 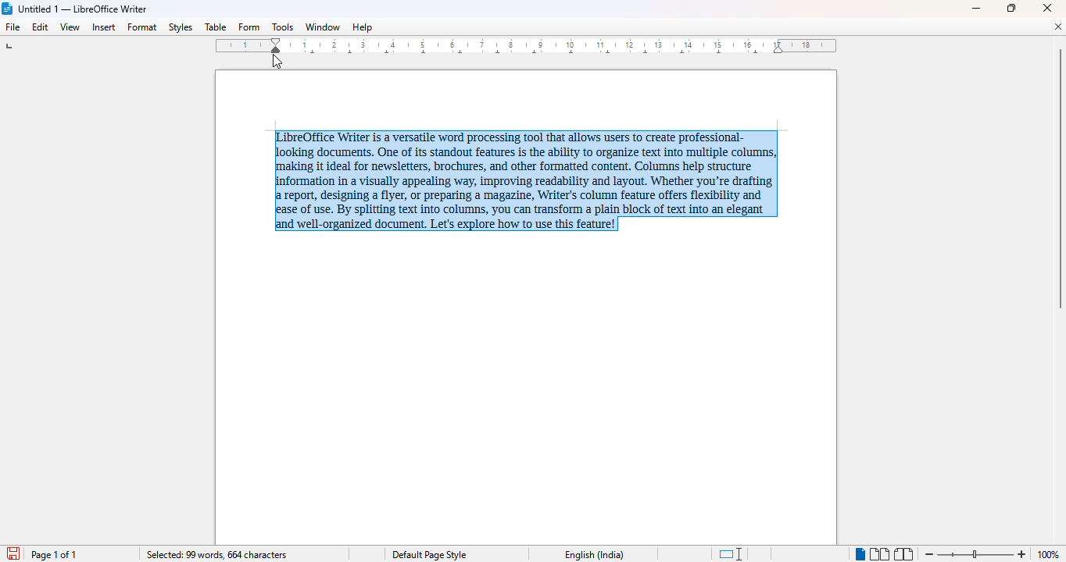 What do you see at coordinates (84, 9) in the screenshot?
I see `Untitled 1 -- LibreOffice Writer` at bounding box center [84, 9].